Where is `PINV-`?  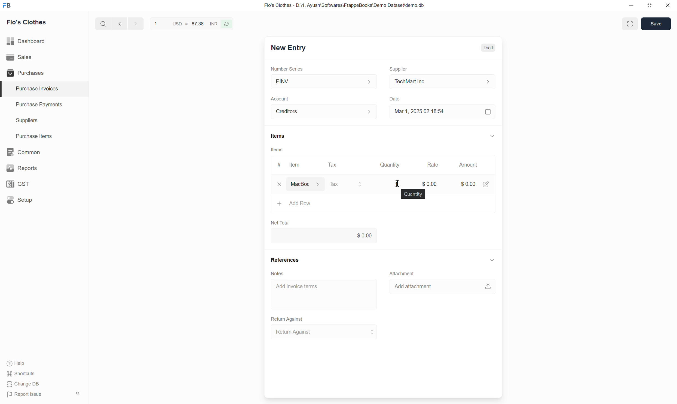 PINV- is located at coordinates (323, 82).